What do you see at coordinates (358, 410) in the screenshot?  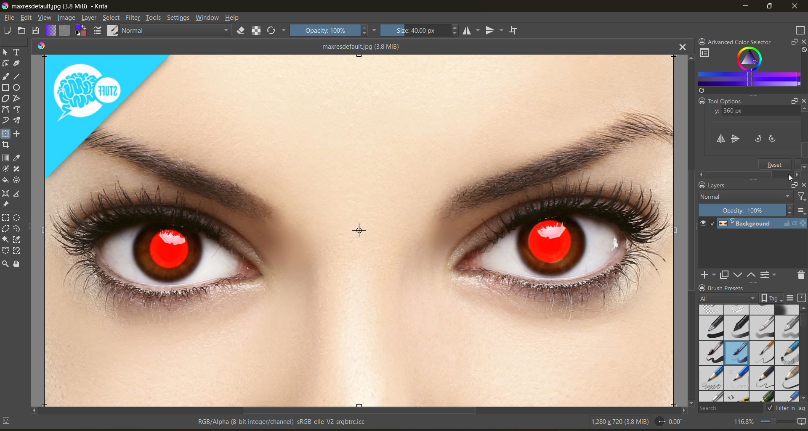 I see `horizontal scroll bar` at bounding box center [358, 410].